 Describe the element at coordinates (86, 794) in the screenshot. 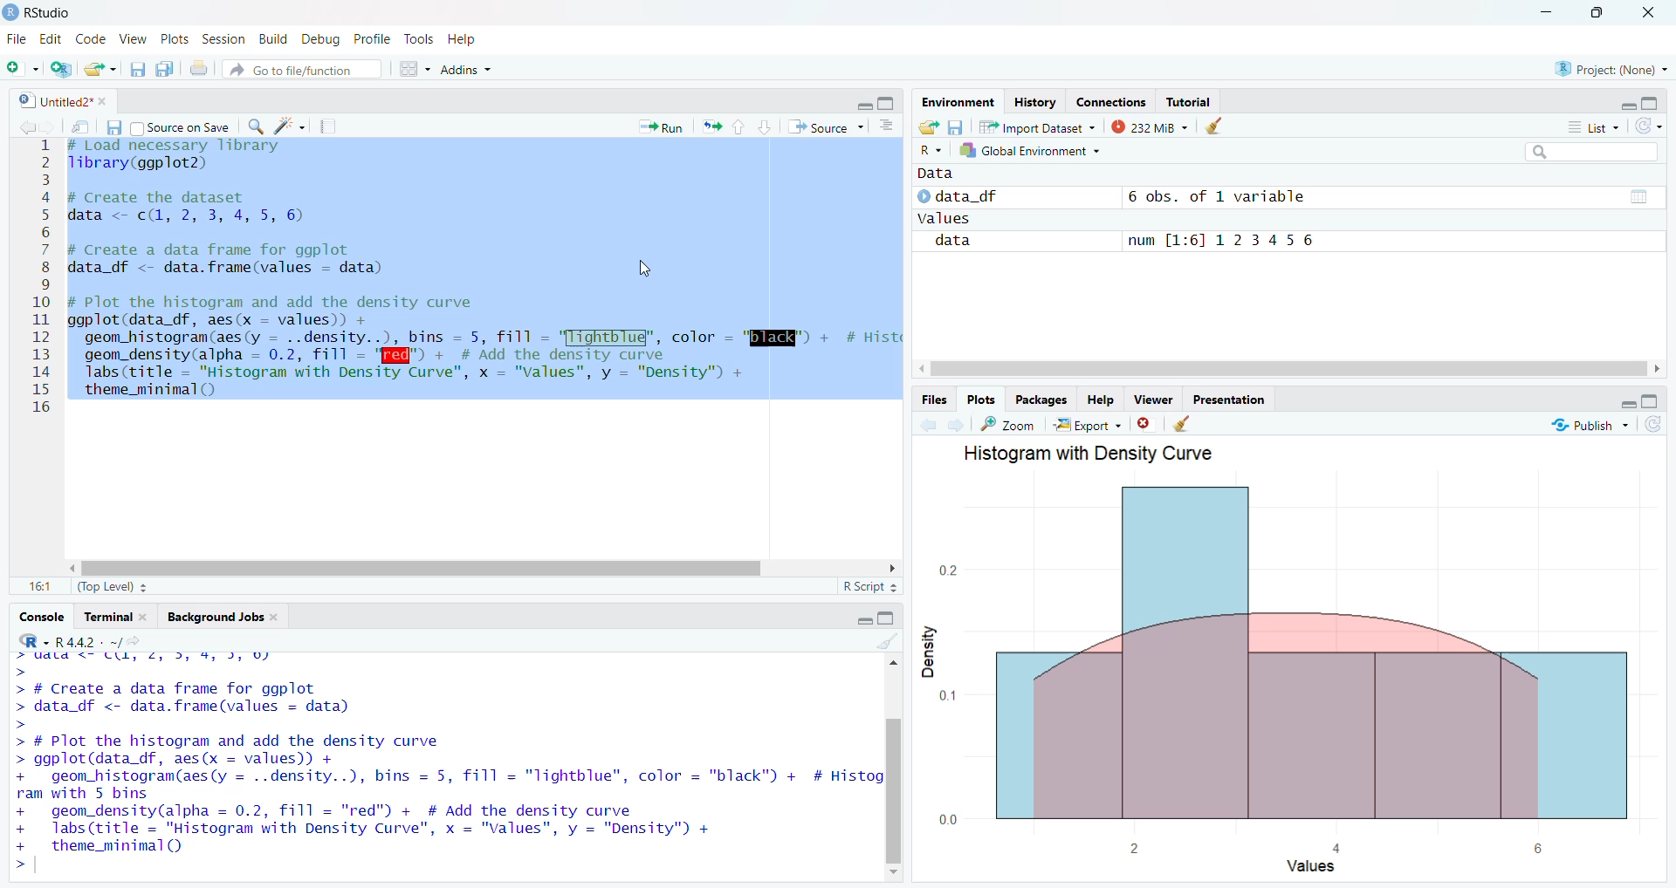

I see `ram with 5 bins` at that location.